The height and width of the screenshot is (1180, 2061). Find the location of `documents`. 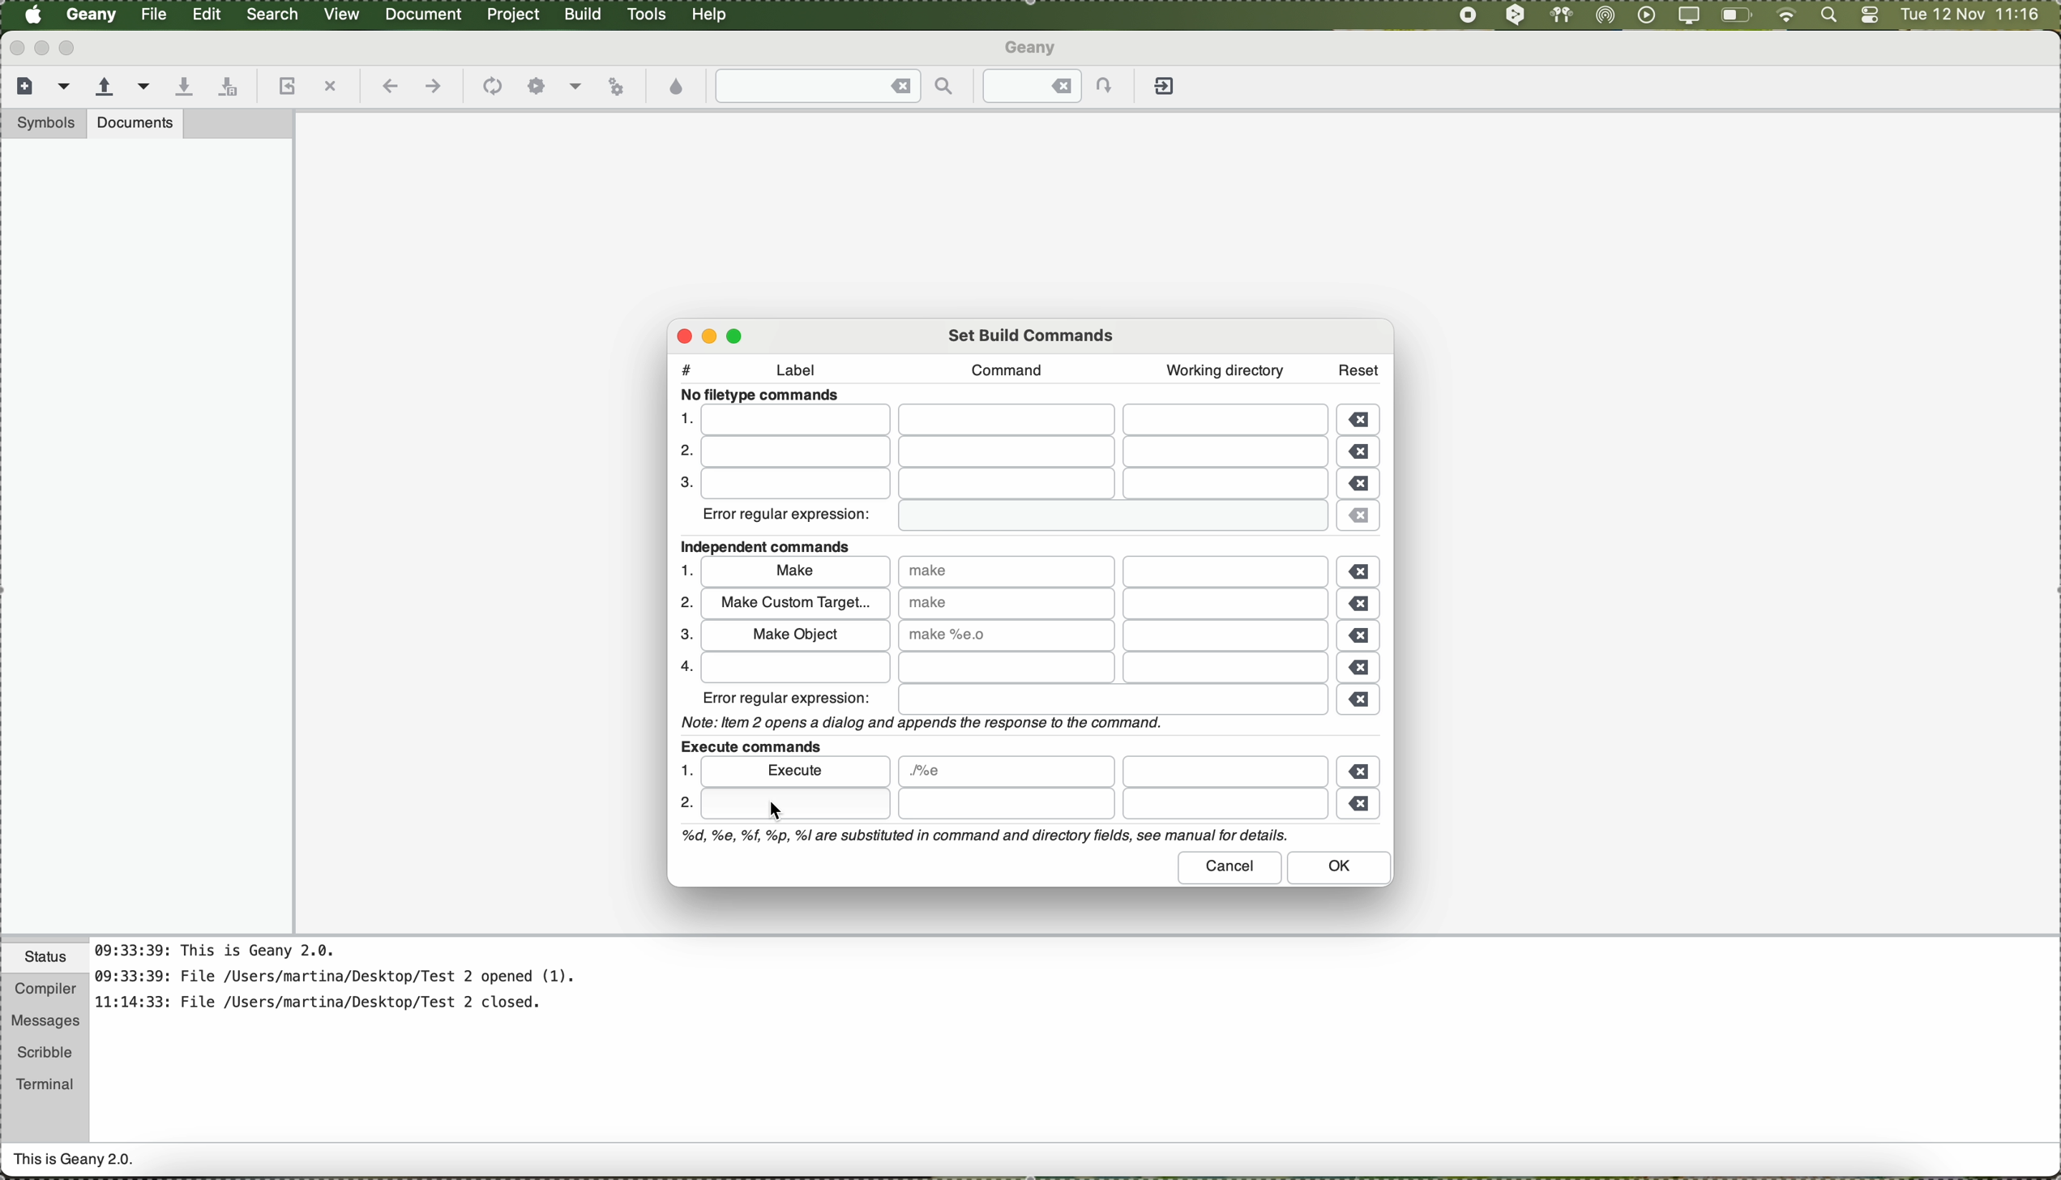

documents is located at coordinates (135, 122).